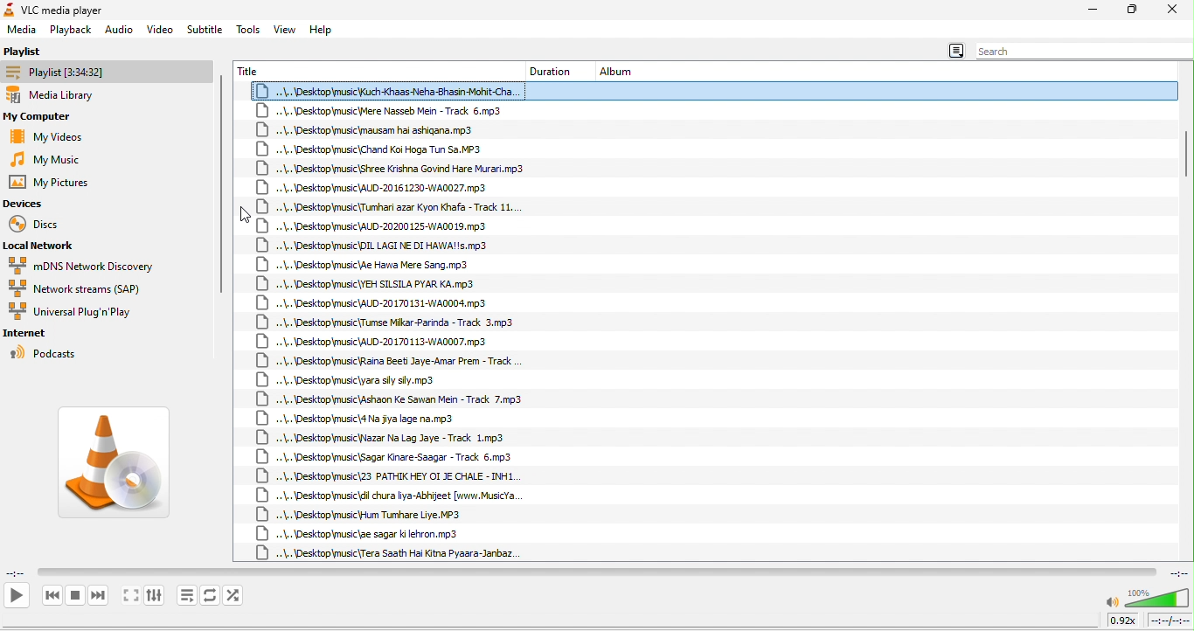 Image resolution: width=1194 pixels, height=631 pixels. Describe the element at coordinates (323, 30) in the screenshot. I see `help` at that location.